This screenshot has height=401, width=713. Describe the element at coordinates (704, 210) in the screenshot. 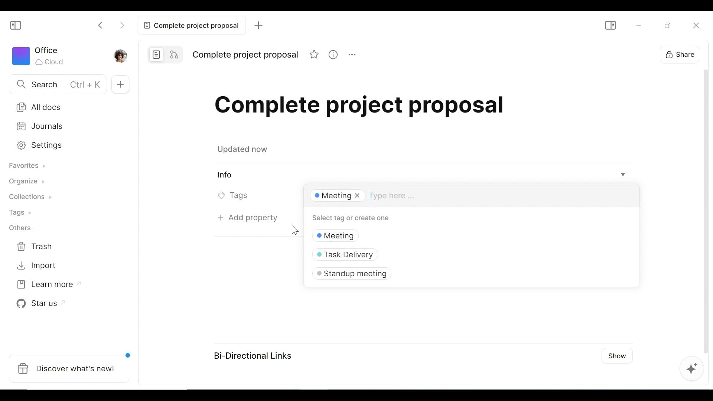

I see `Scrollbar` at that location.